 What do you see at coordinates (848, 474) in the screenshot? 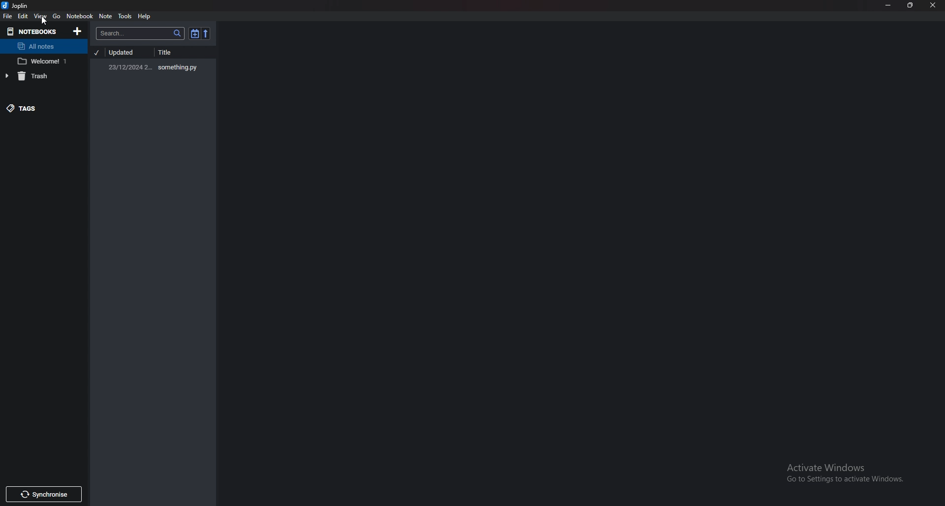
I see `activate windows` at bounding box center [848, 474].